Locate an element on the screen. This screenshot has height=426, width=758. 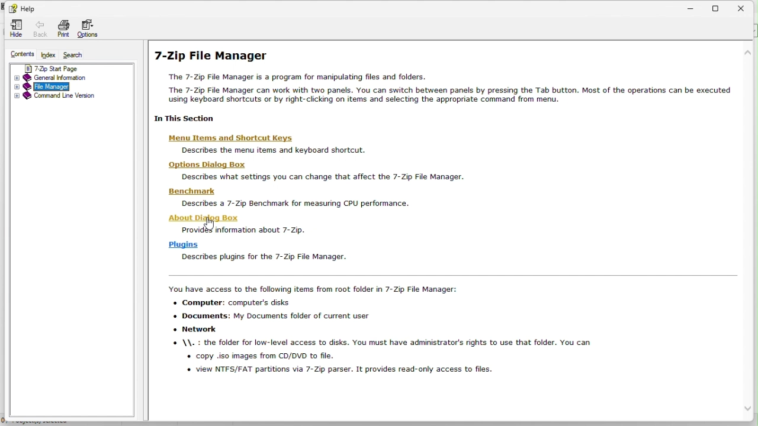
Benchmark is located at coordinates (191, 192).